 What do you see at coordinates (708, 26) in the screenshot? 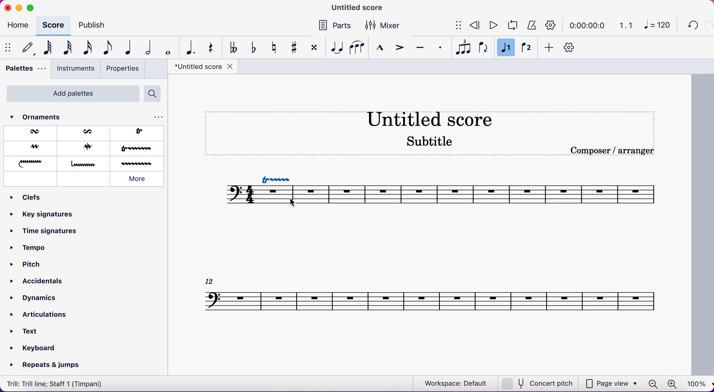
I see `redo` at bounding box center [708, 26].